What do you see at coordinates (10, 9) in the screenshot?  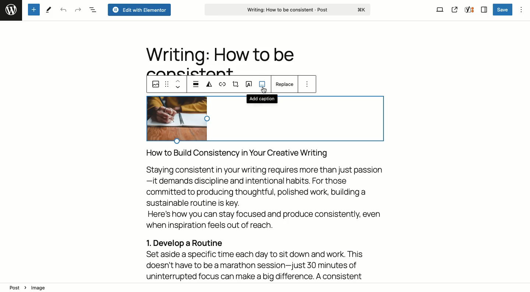 I see `Logo` at bounding box center [10, 9].